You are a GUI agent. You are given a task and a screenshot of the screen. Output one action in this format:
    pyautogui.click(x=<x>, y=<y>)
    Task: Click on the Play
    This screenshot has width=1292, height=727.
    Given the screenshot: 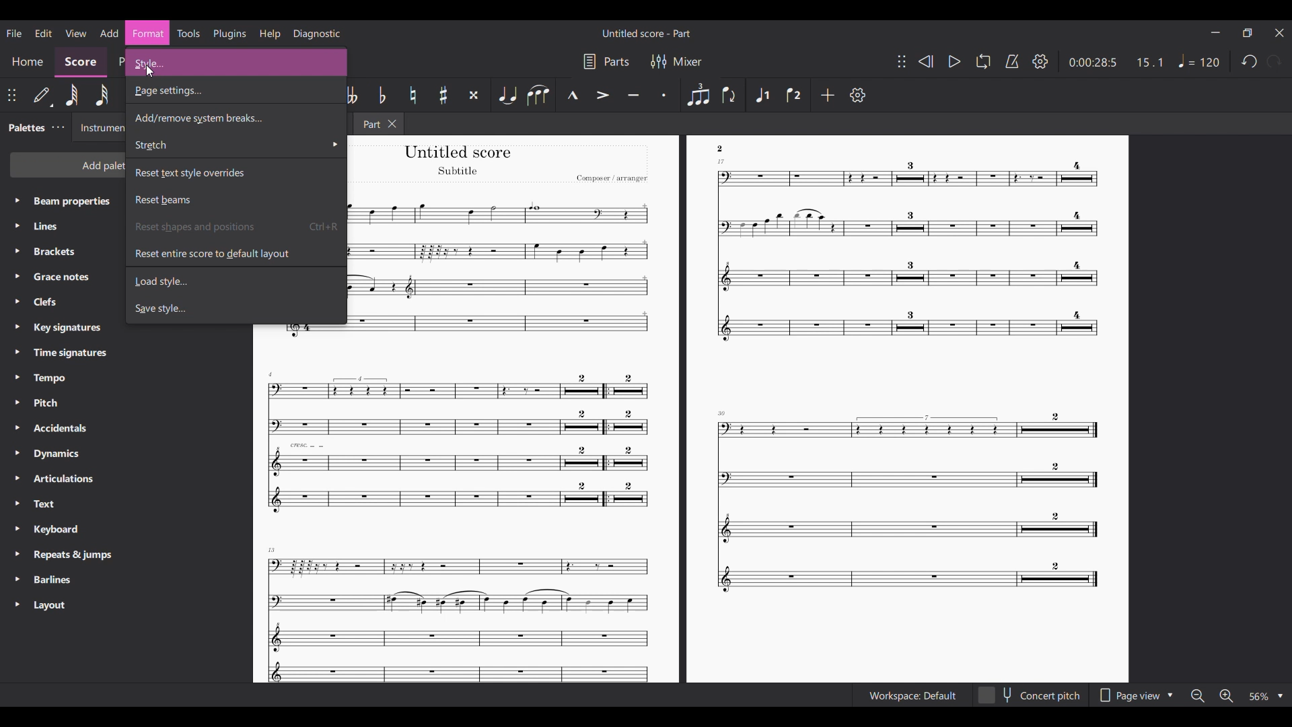 What is the action you would take?
    pyautogui.click(x=955, y=62)
    